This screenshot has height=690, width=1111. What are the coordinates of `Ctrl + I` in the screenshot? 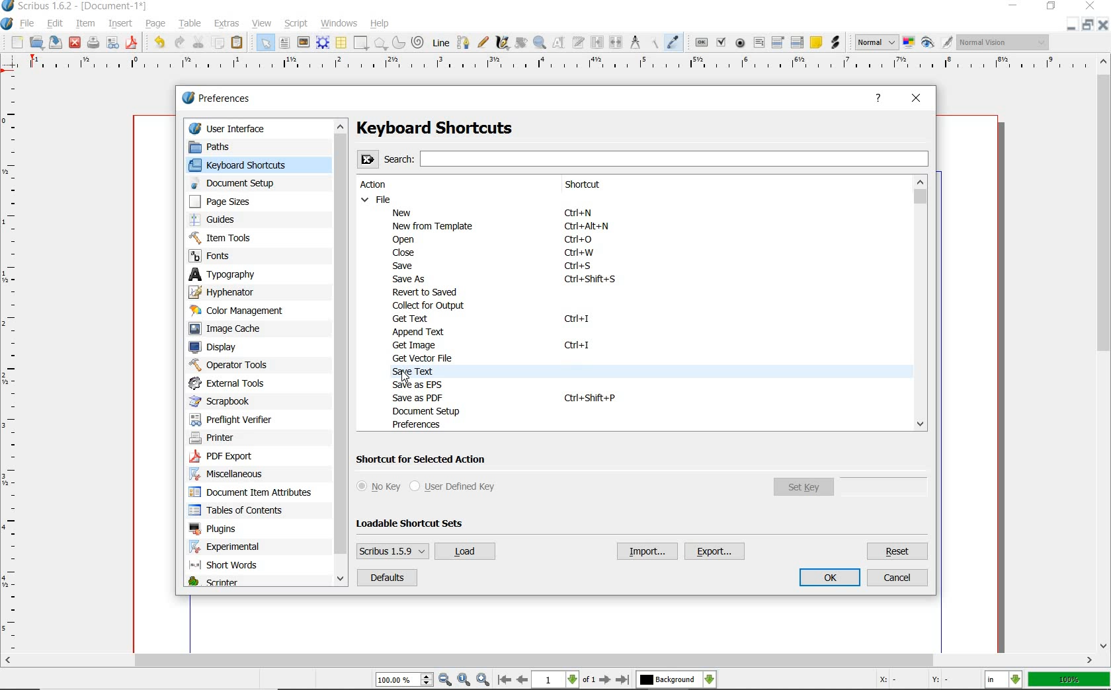 It's located at (577, 320).